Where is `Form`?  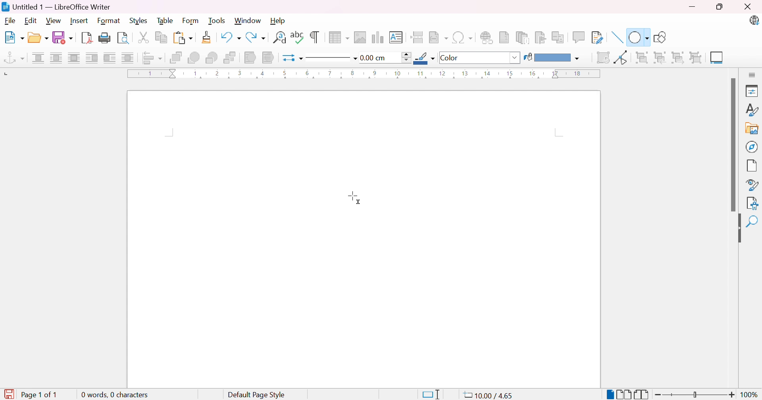
Form is located at coordinates (191, 21).